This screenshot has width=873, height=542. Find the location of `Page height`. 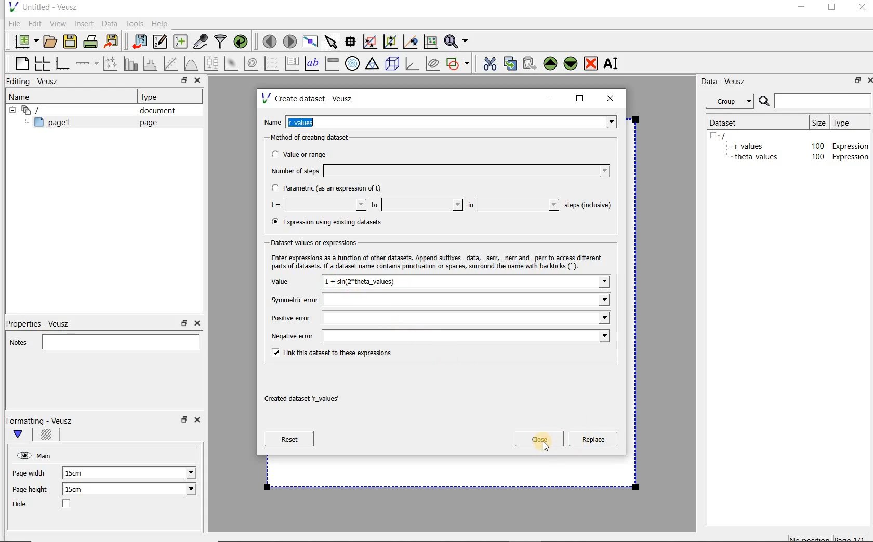

Page height is located at coordinates (33, 491).